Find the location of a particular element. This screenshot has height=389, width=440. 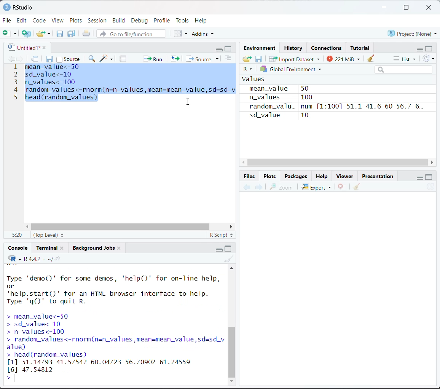

num [1:100] 51.1 41.6 60 56.7 6... is located at coordinates (363, 106).